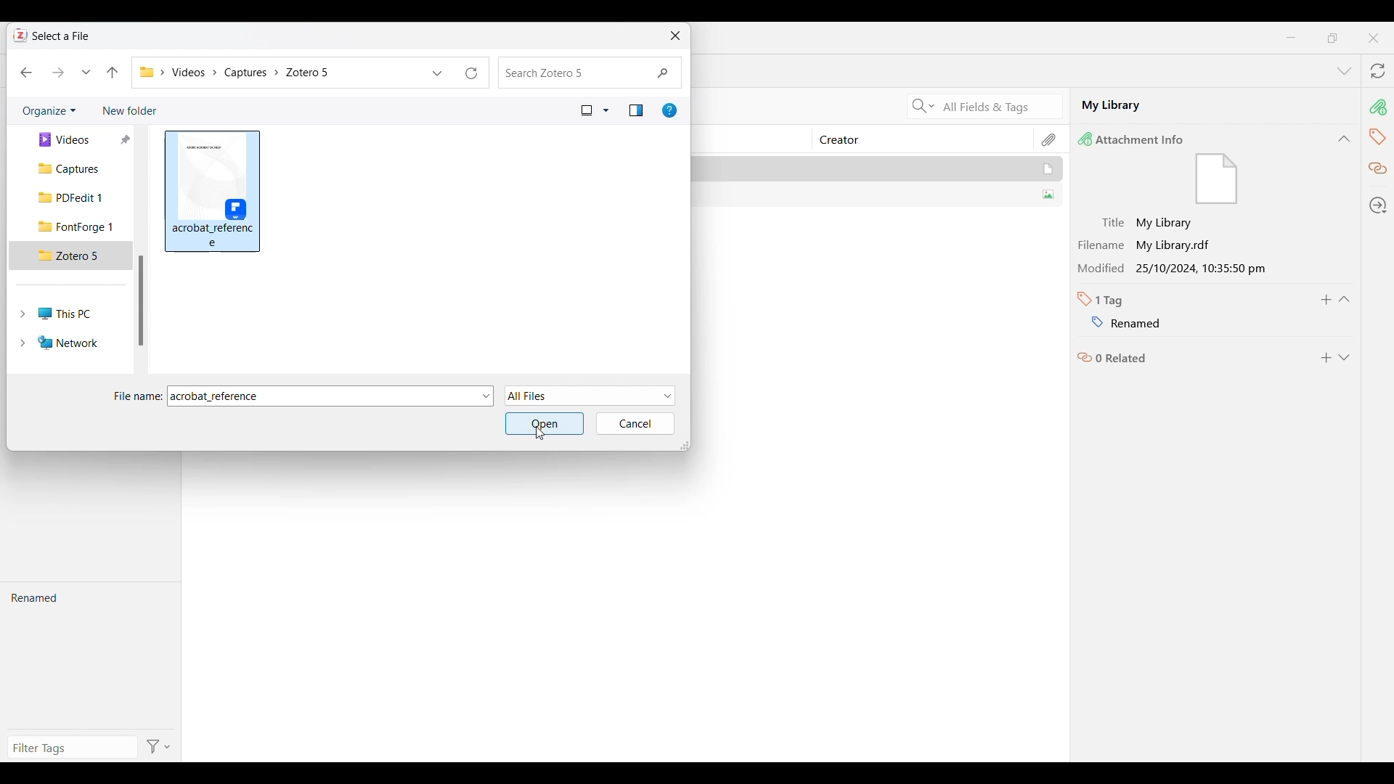  I want to click on Captures folder, so click(78, 168).